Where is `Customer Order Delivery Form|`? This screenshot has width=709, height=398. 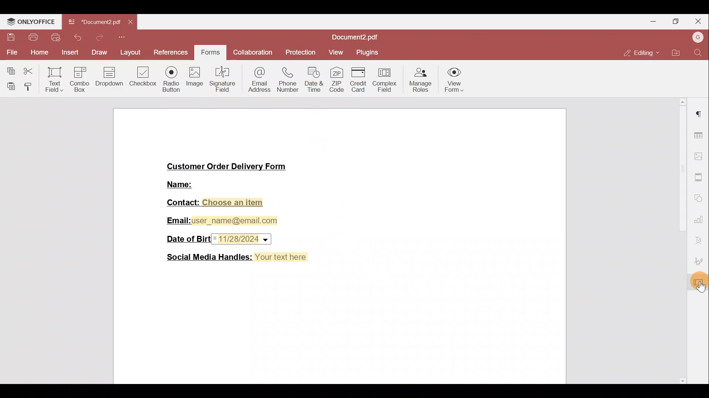 Customer Order Delivery Form| is located at coordinates (227, 167).